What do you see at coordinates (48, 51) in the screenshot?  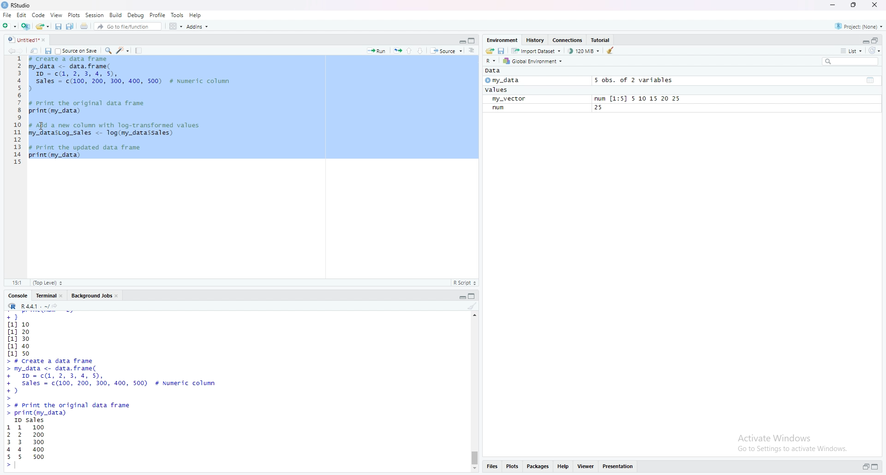 I see `save current document` at bounding box center [48, 51].